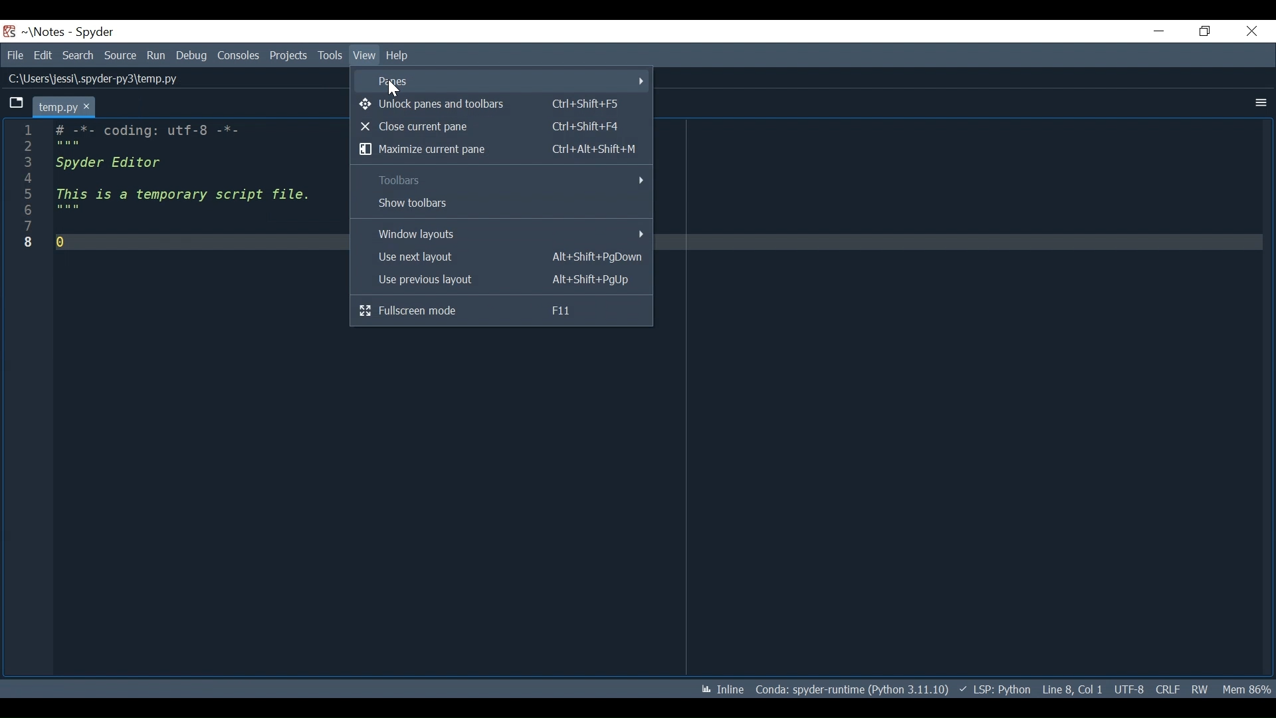 This screenshot has height=718, width=1276. I want to click on UTF-8, so click(1128, 690).